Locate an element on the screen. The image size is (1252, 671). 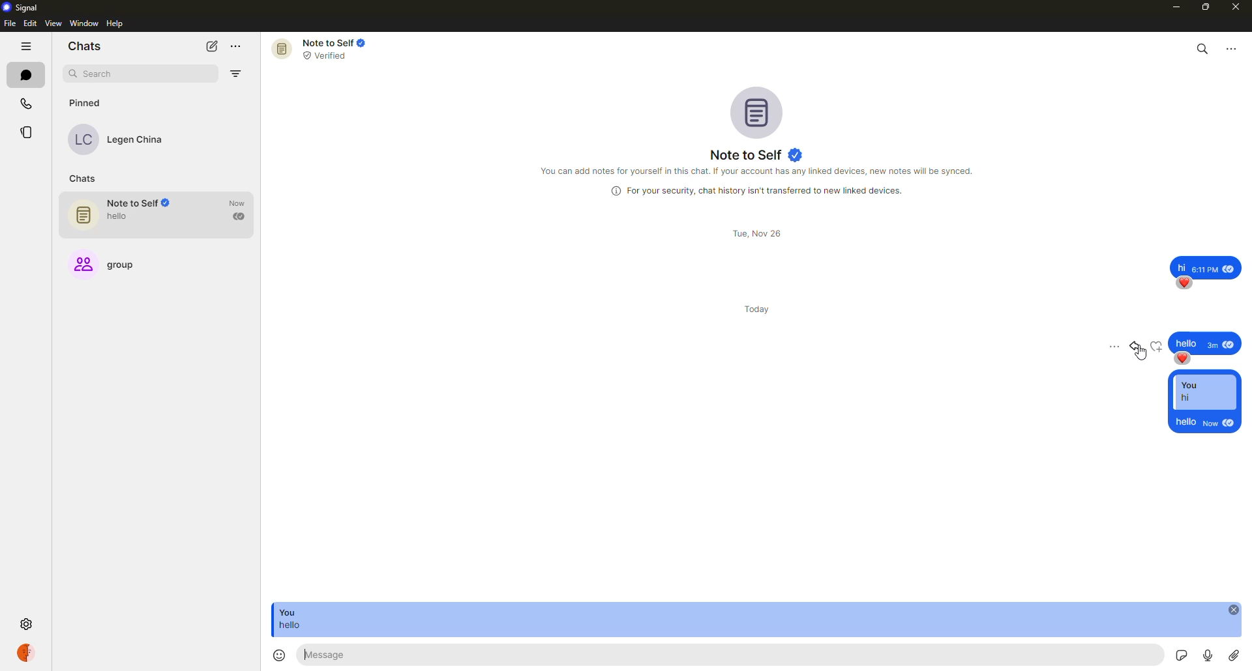
record is located at coordinates (1204, 654).